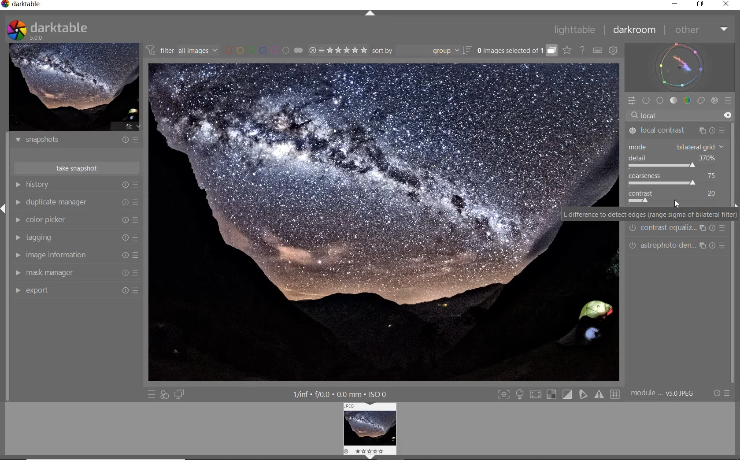  I want to click on presets, so click(721, 127).